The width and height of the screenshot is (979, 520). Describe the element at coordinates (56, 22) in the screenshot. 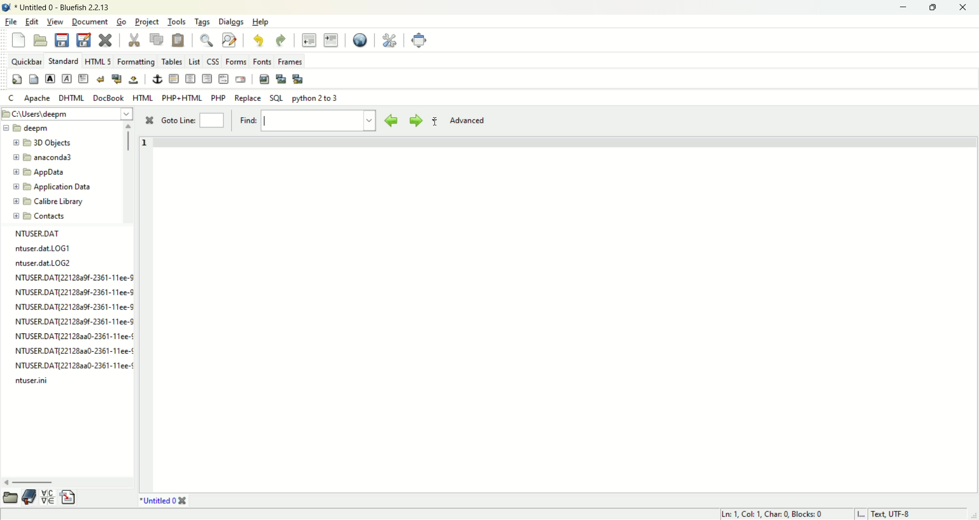

I see `view` at that location.